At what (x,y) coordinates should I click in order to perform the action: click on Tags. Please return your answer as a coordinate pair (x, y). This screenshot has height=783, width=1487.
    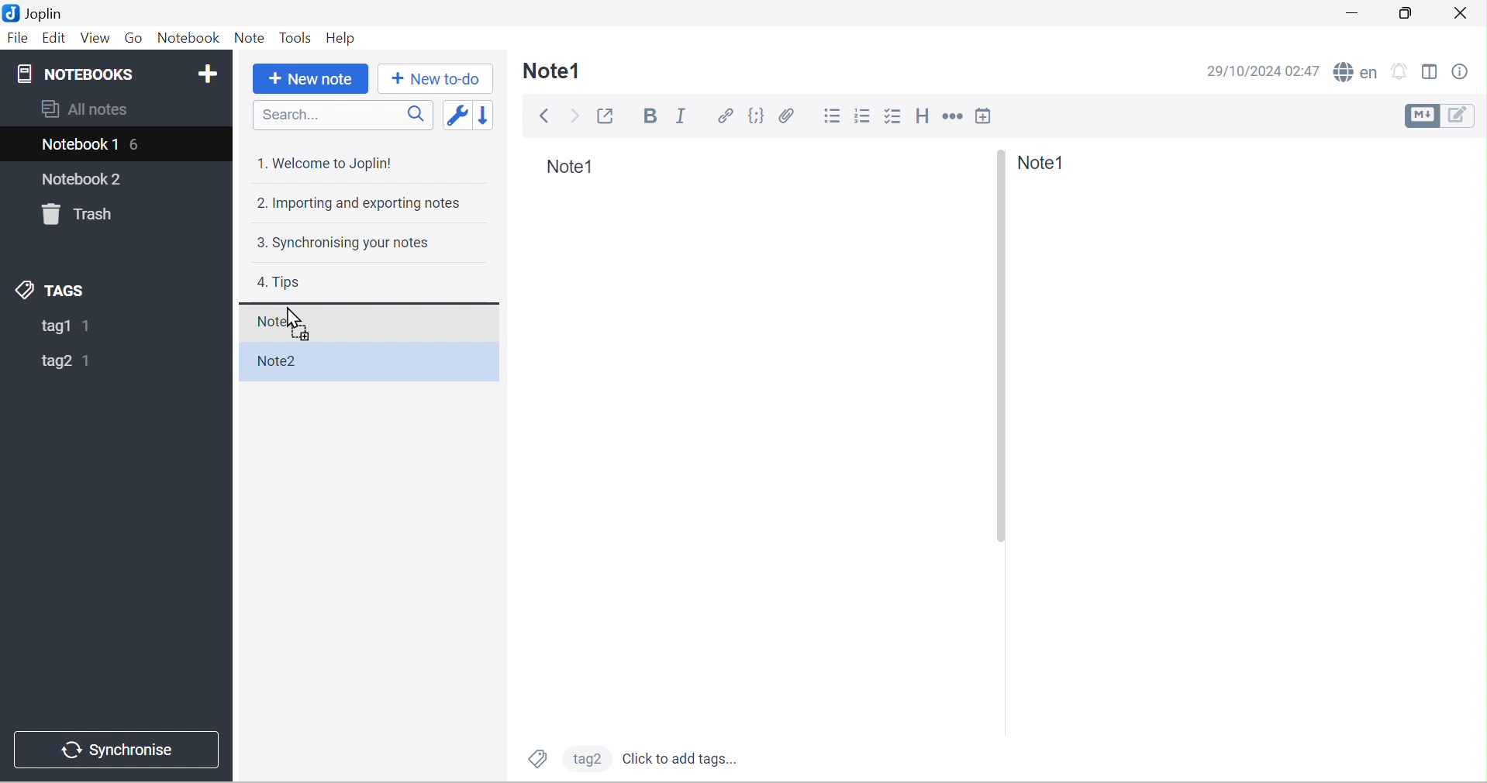
    Looking at the image, I should click on (536, 760).